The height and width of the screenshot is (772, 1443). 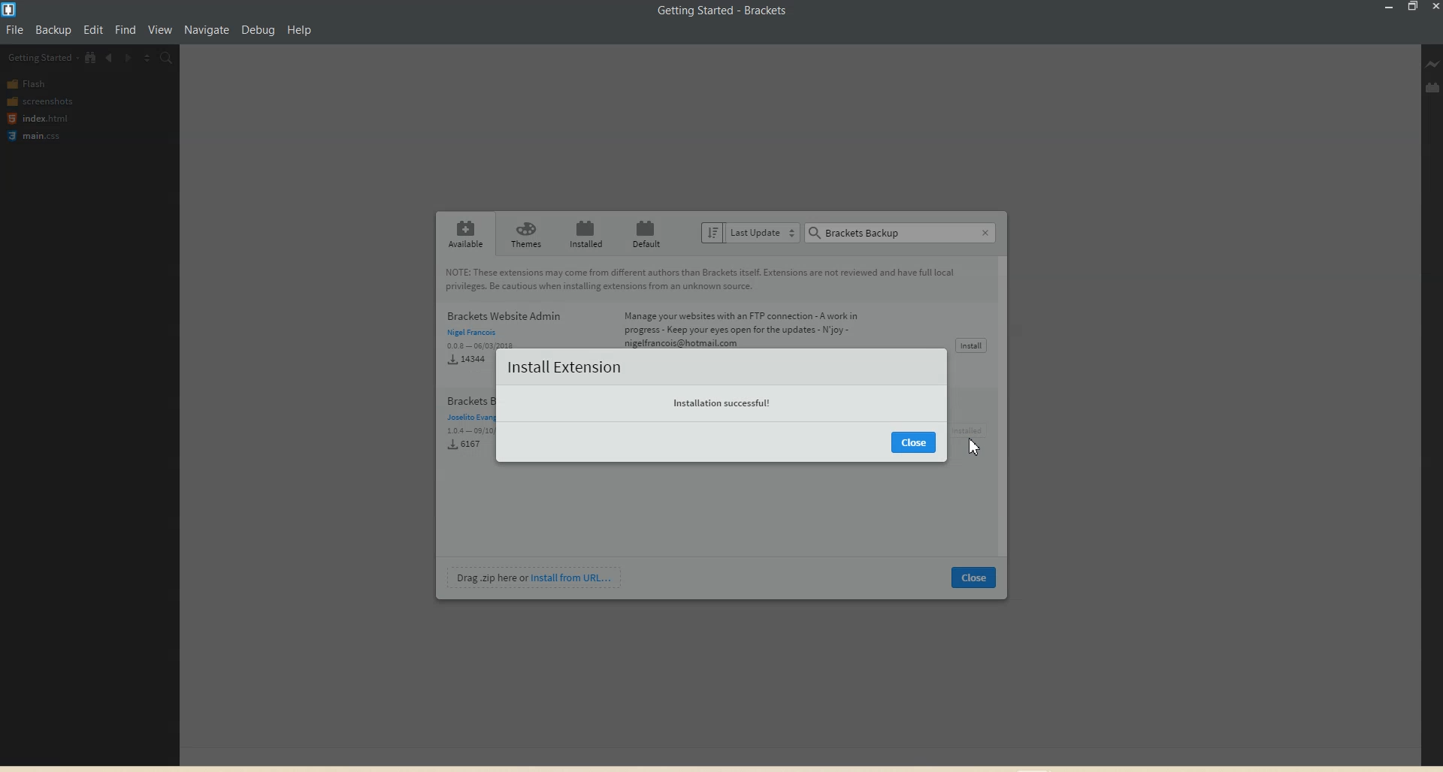 I want to click on Debug, so click(x=259, y=27).